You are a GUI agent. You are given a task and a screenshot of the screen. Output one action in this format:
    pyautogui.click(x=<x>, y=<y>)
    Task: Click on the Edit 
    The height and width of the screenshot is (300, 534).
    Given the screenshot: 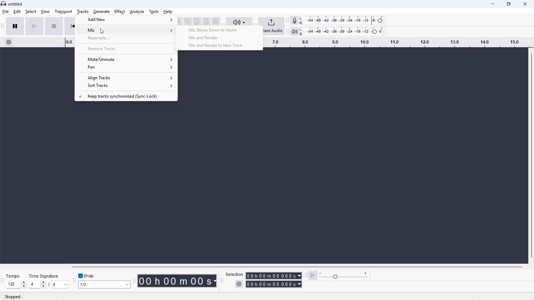 What is the action you would take?
    pyautogui.click(x=17, y=12)
    